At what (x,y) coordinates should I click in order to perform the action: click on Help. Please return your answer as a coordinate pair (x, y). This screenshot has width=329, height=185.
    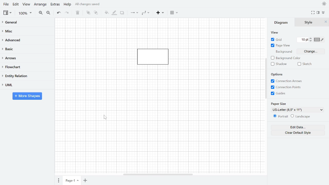
    Looking at the image, I should click on (67, 5).